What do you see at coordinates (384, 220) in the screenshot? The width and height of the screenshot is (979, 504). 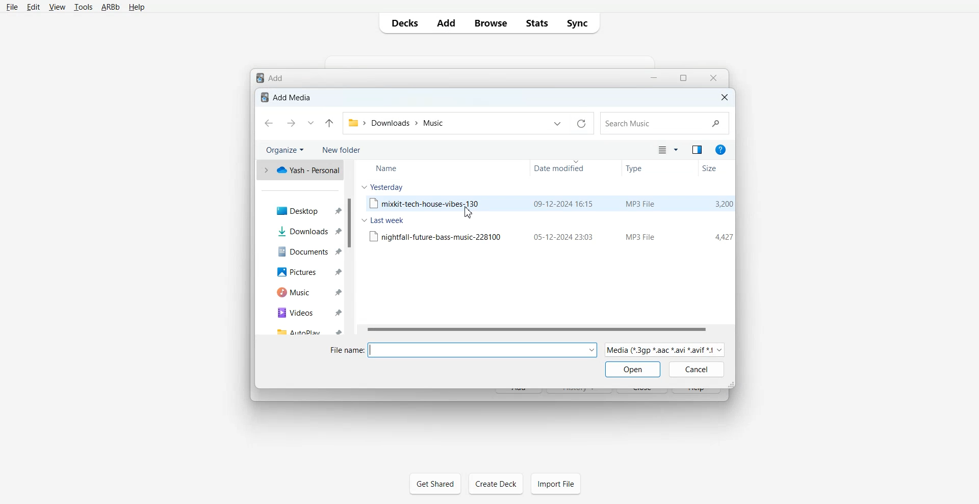 I see `Last week` at bounding box center [384, 220].